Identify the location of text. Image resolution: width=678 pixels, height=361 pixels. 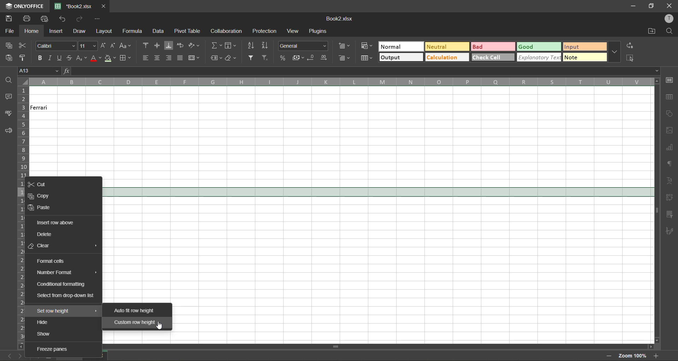
(670, 181).